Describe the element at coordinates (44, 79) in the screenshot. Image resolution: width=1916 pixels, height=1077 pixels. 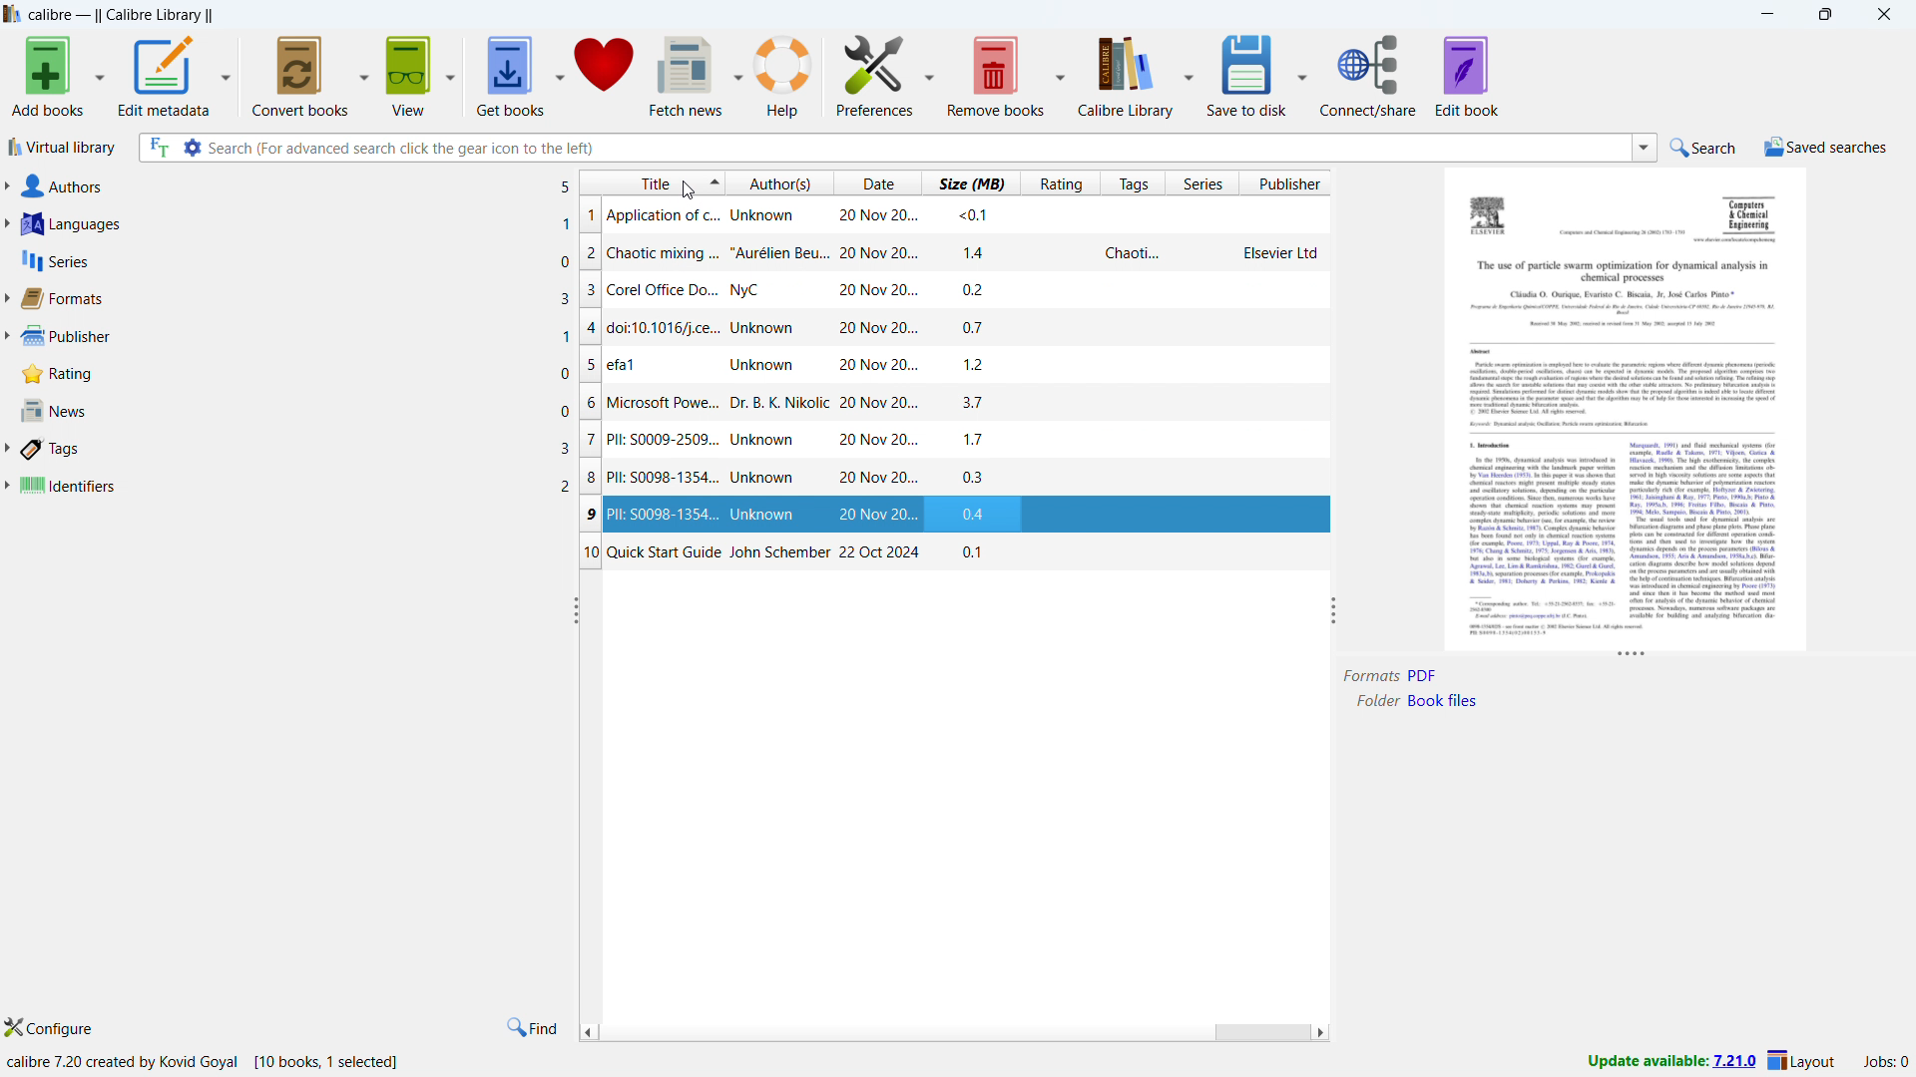
I see `add books` at that location.